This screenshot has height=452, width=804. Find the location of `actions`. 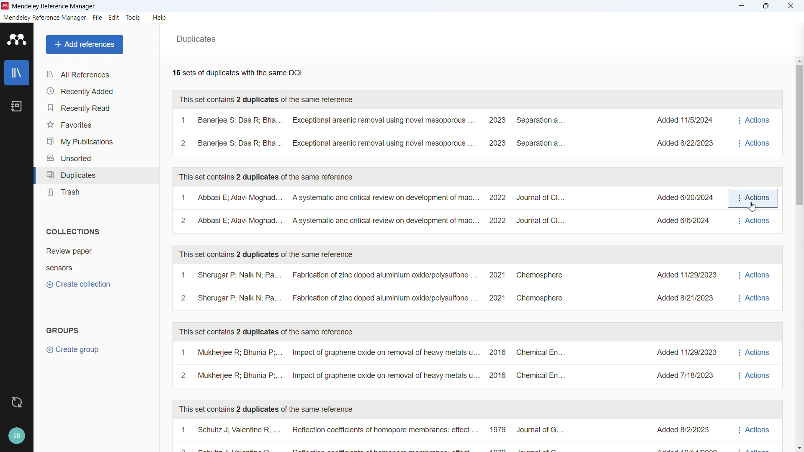

actions is located at coordinates (753, 287).